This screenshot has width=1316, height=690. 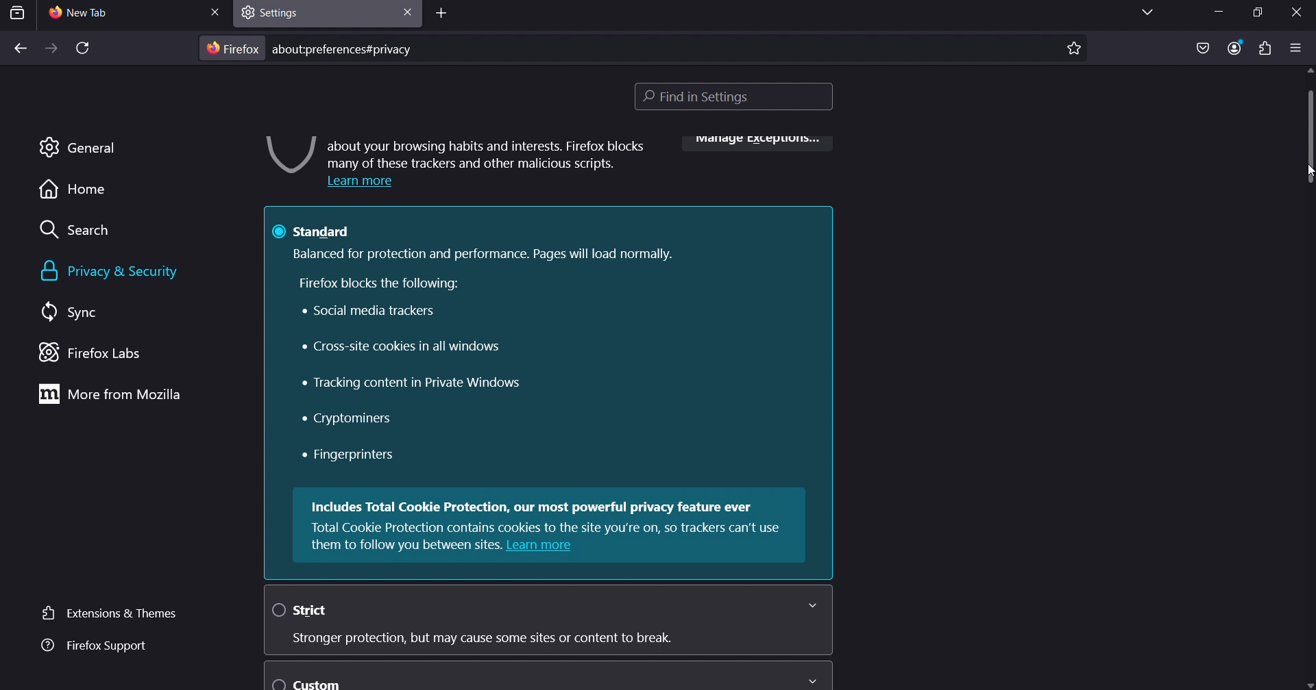 What do you see at coordinates (71, 193) in the screenshot?
I see `home` at bounding box center [71, 193].